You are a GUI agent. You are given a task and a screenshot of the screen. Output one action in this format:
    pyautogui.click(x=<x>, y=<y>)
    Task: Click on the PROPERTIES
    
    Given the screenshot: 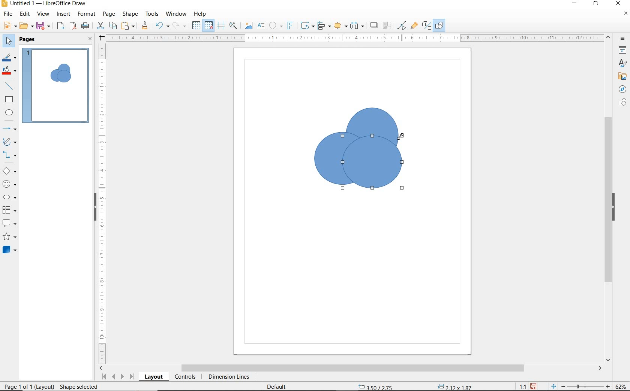 What is the action you would take?
    pyautogui.click(x=624, y=51)
    